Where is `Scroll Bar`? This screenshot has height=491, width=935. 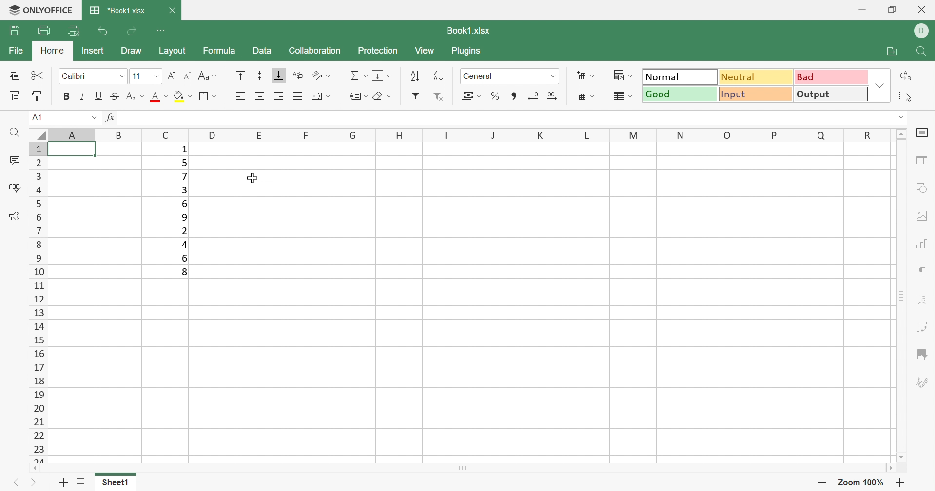
Scroll Bar is located at coordinates (463, 468).